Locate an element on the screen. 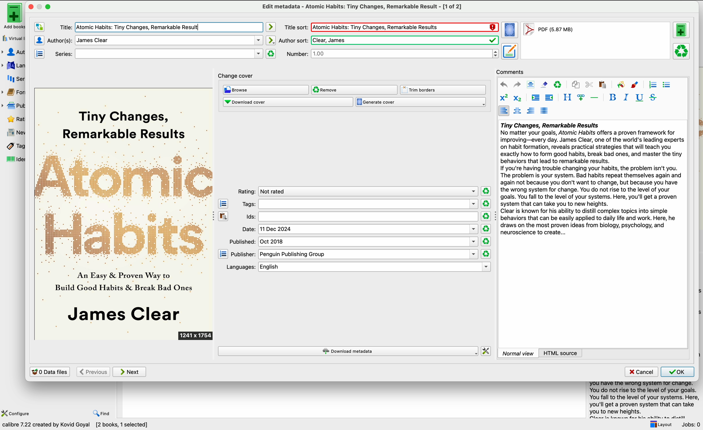 This screenshot has height=430, width=703. italic is located at coordinates (626, 97).